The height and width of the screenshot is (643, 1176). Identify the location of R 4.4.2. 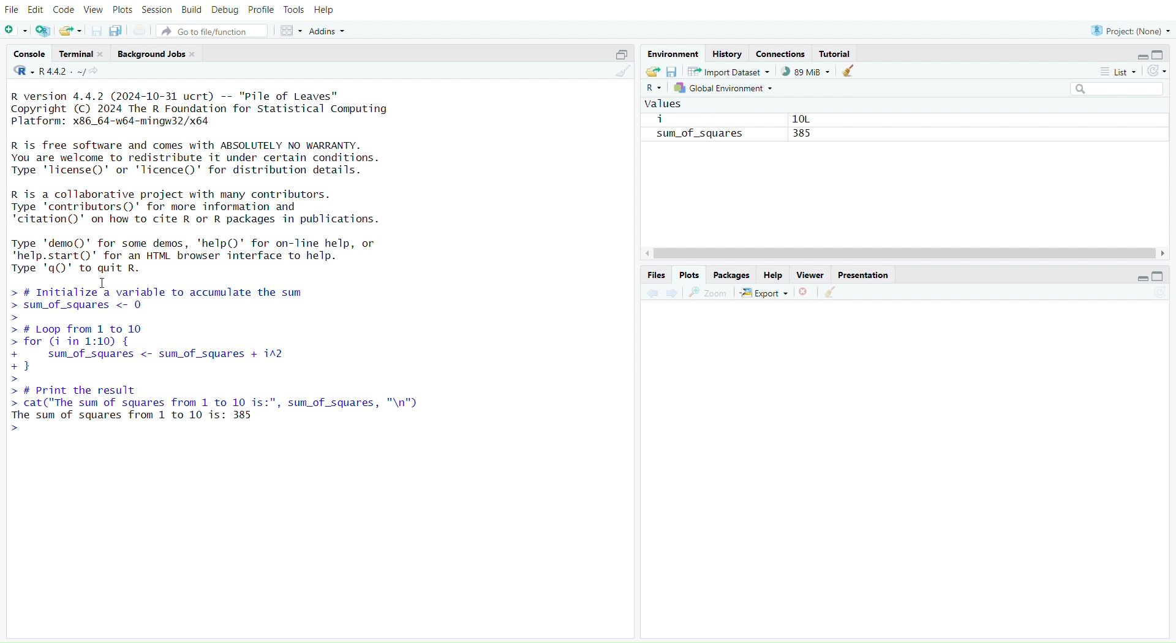
(47, 72).